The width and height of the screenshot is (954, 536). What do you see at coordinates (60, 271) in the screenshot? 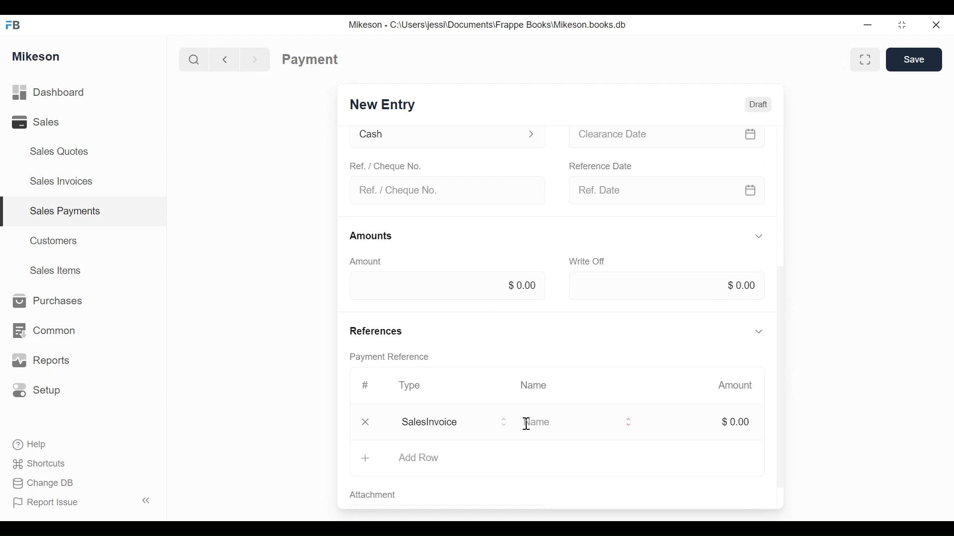
I see `Sales Items` at bounding box center [60, 271].